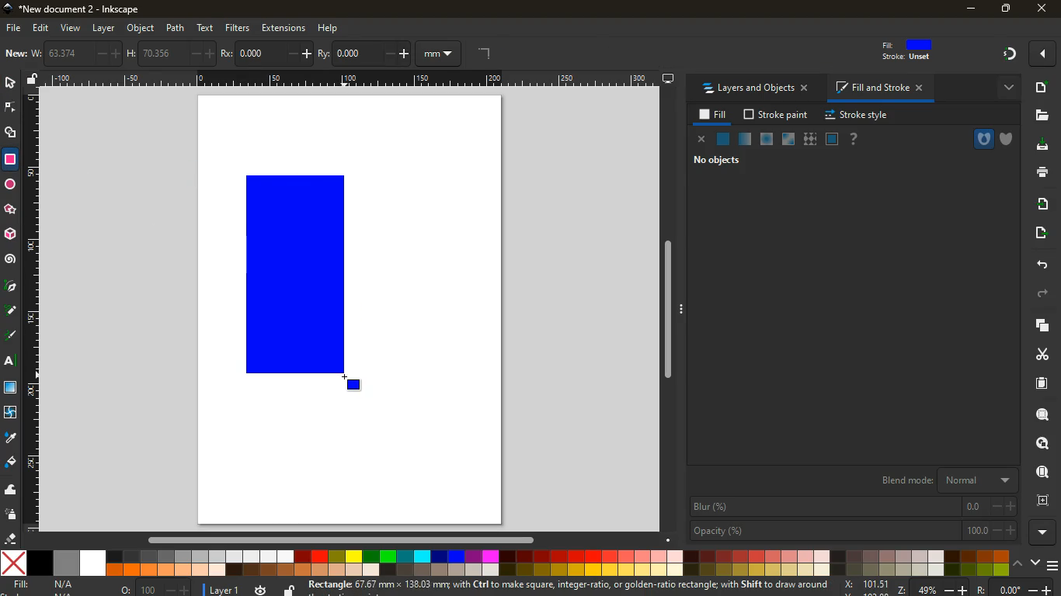 The width and height of the screenshot is (1061, 596). Describe the element at coordinates (10, 538) in the screenshot. I see `erase` at that location.